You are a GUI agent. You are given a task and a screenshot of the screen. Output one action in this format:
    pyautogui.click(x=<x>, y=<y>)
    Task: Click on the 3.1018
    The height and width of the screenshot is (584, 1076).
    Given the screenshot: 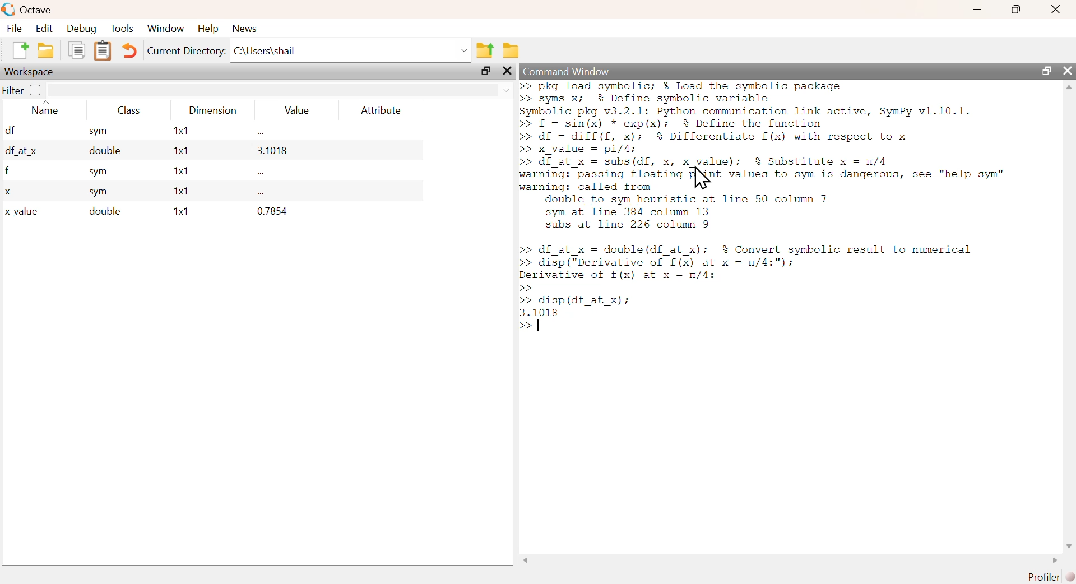 What is the action you would take?
    pyautogui.click(x=272, y=151)
    